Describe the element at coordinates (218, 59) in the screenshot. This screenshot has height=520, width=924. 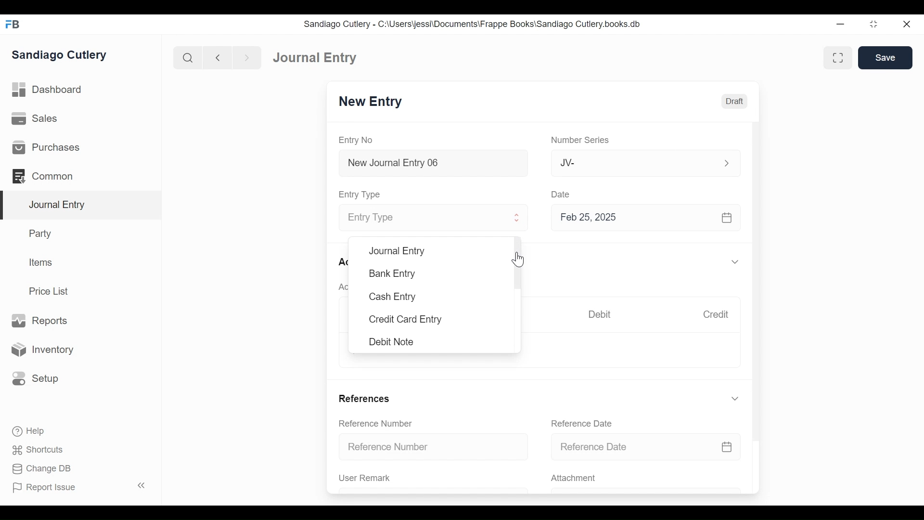
I see `Navigate back` at that location.